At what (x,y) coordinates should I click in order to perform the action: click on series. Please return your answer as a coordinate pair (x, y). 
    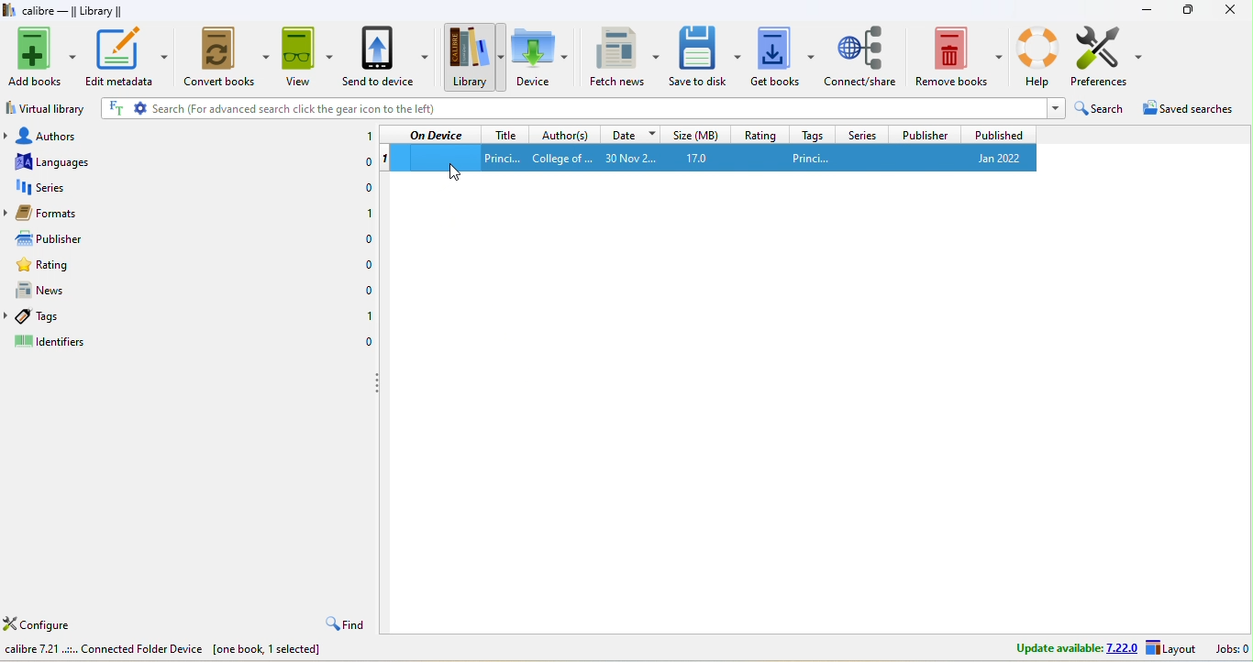
    Looking at the image, I should click on (860, 133).